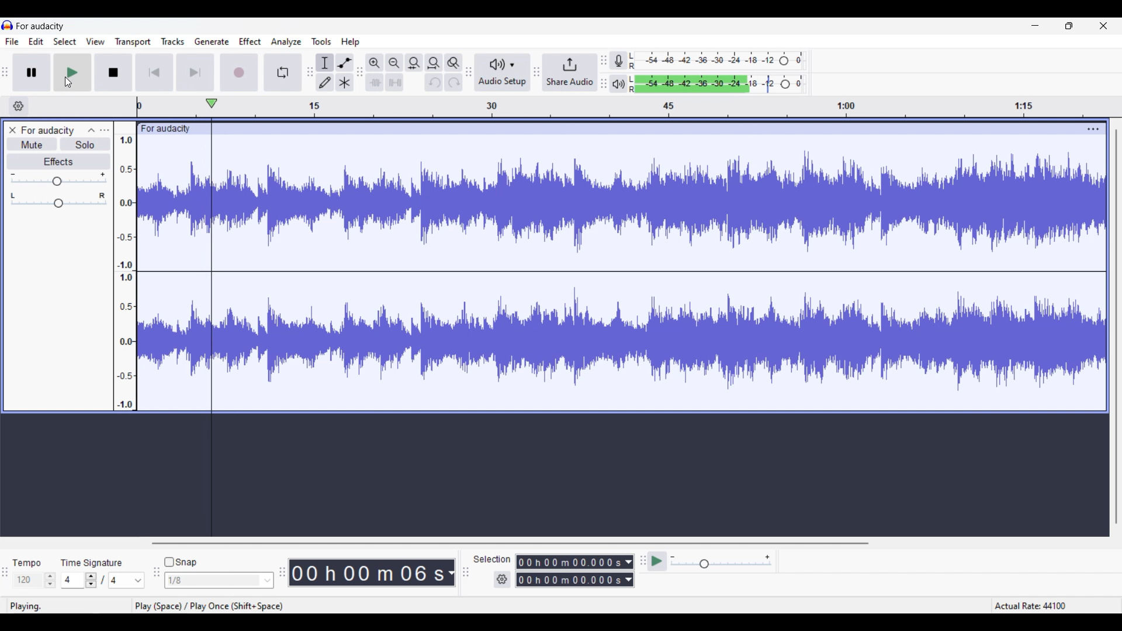 This screenshot has width=1122, height=631. I want to click on Snap options, so click(220, 580).